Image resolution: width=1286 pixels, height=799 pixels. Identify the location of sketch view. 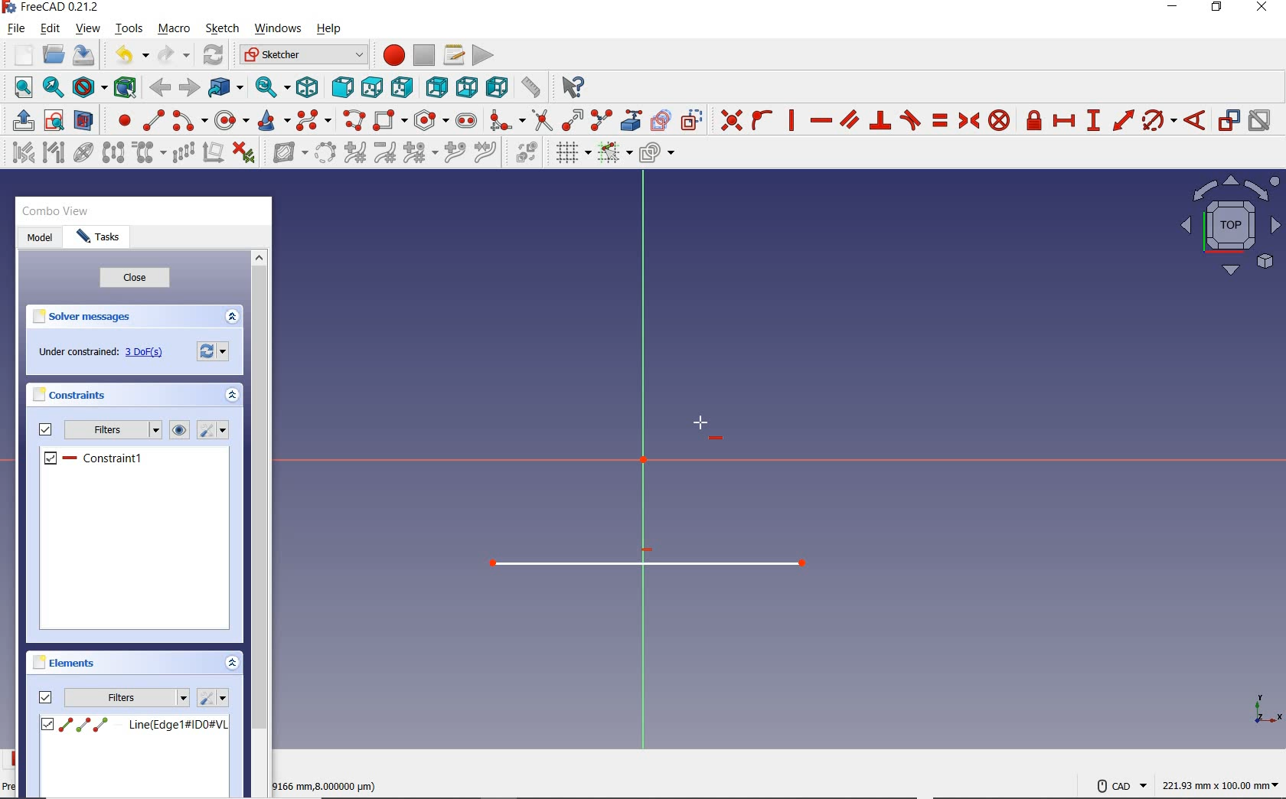
(1228, 227).